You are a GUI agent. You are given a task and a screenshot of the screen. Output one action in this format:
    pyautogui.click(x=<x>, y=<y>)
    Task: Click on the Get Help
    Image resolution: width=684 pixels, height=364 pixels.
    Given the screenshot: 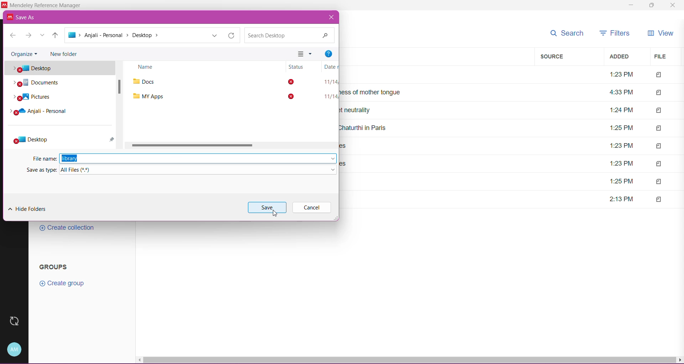 What is the action you would take?
    pyautogui.click(x=328, y=54)
    